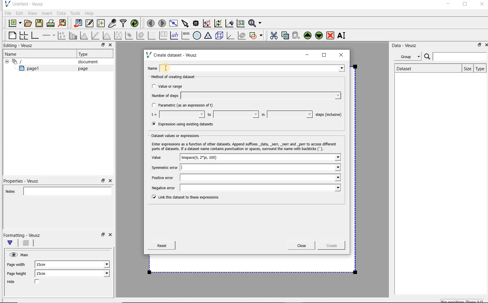  I want to click on Page width dropdown, so click(100, 264).